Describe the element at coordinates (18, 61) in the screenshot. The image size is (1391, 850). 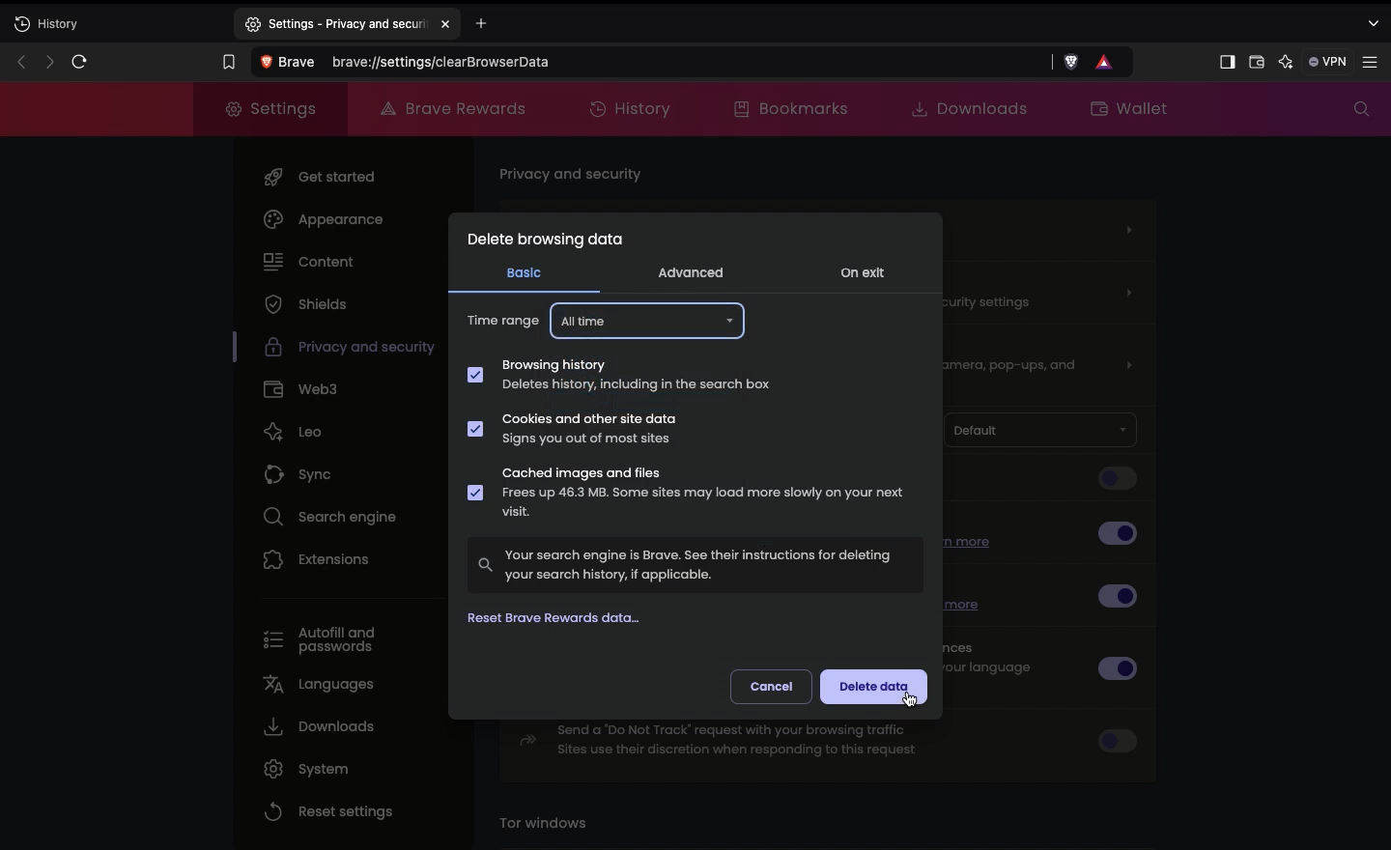
I see `Previous page` at that location.